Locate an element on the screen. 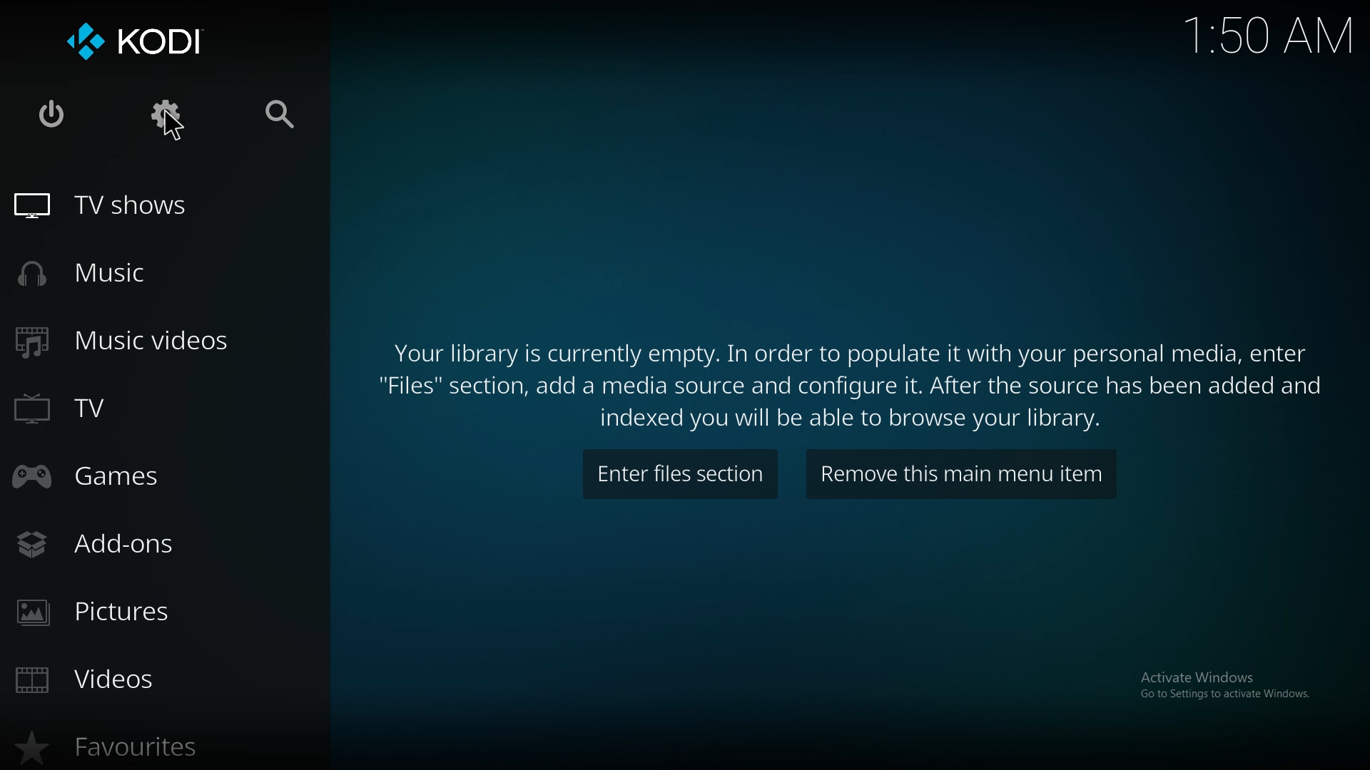 The width and height of the screenshot is (1370, 770). music is located at coordinates (121, 272).